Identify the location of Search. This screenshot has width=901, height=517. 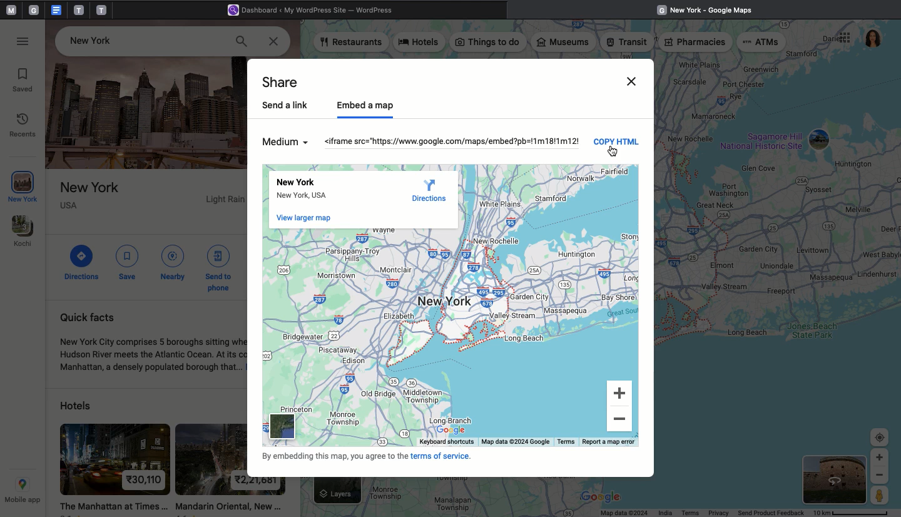
(242, 41).